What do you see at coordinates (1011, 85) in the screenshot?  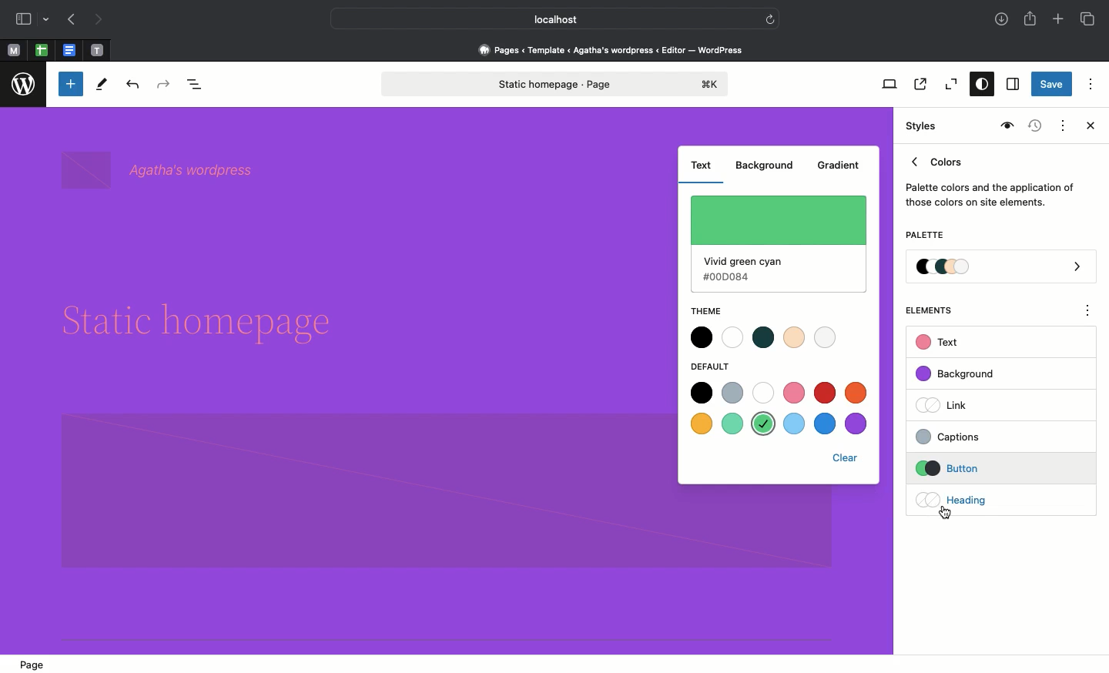 I see `Settings` at bounding box center [1011, 85].